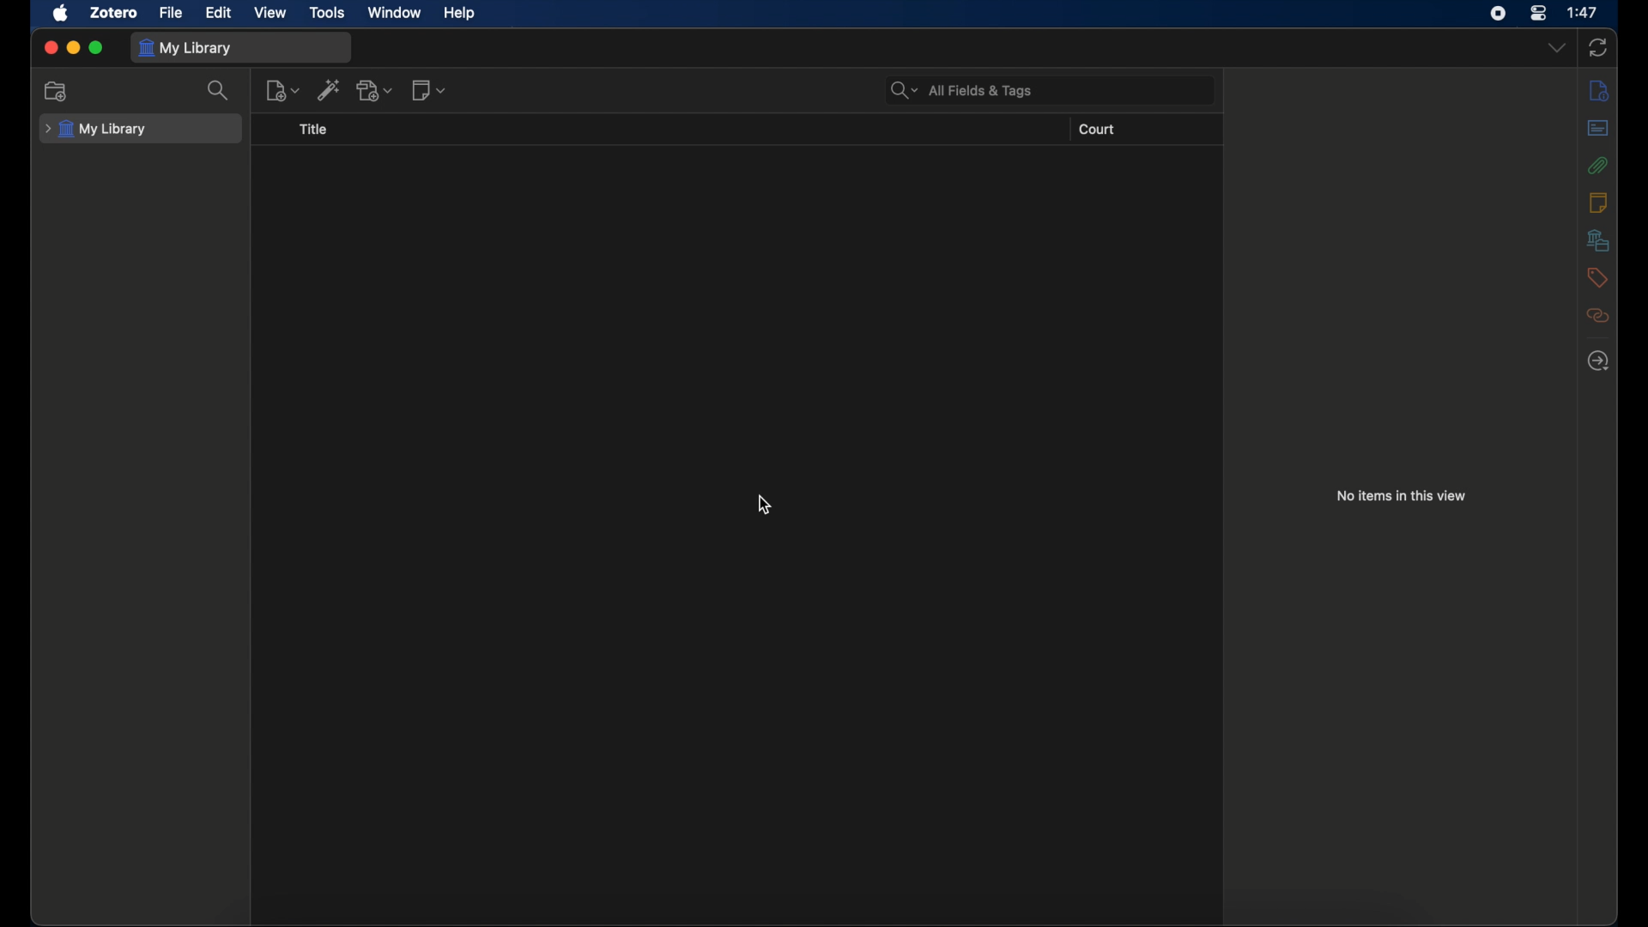 The width and height of the screenshot is (1648, 927). What do you see at coordinates (1598, 360) in the screenshot?
I see `locate` at bounding box center [1598, 360].